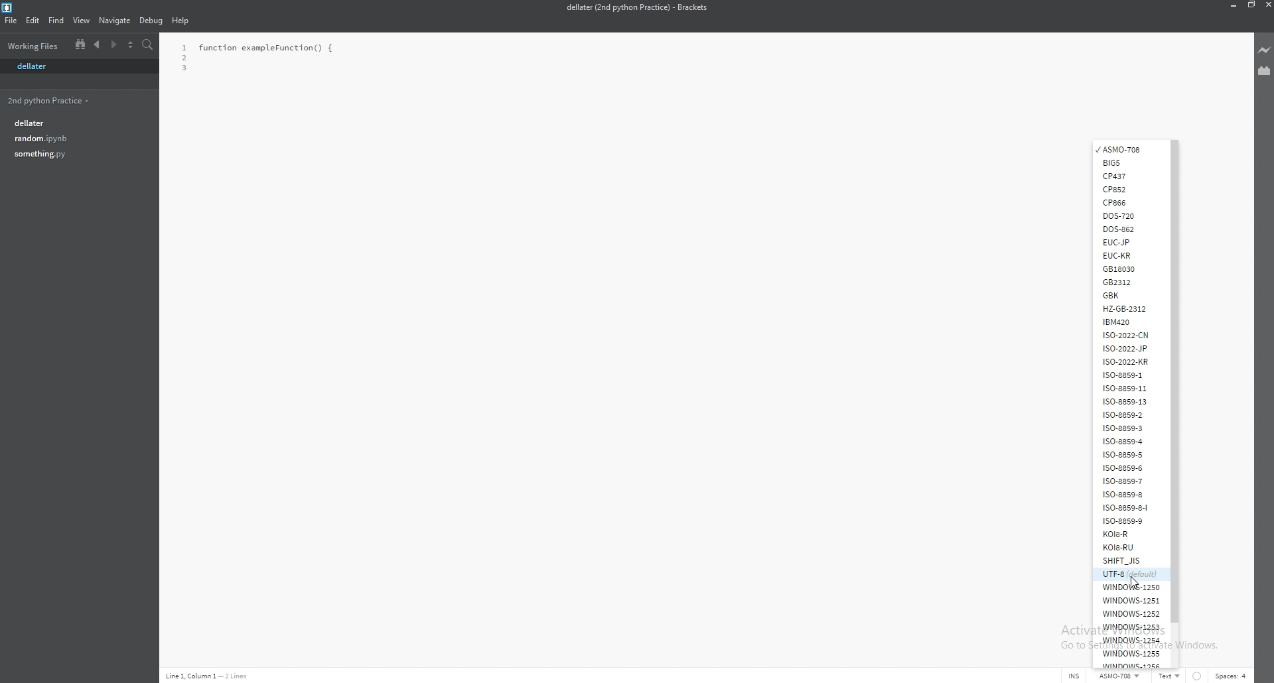 The width and height of the screenshot is (1274, 683). What do you see at coordinates (1129, 241) in the screenshot?
I see `euc-jp` at bounding box center [1129, 241].